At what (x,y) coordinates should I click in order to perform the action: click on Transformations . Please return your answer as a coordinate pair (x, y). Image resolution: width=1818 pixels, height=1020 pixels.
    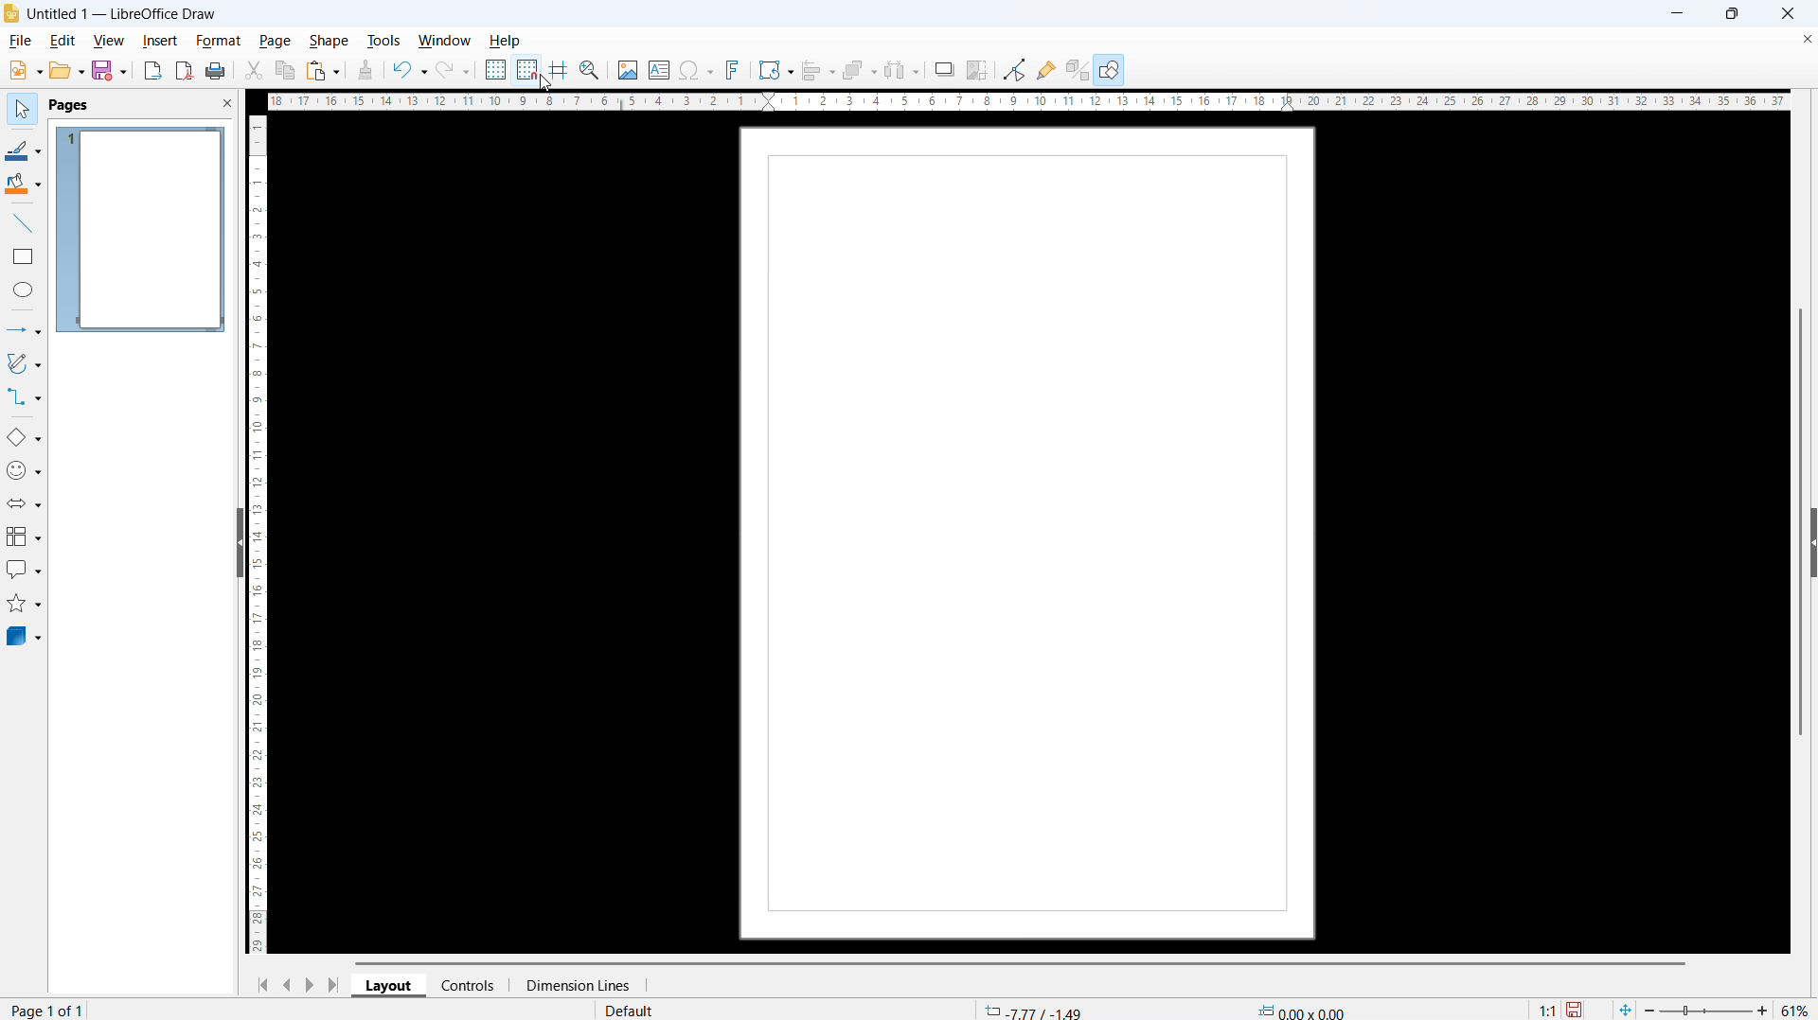
    Looking at the image, I should click on (775, 69).